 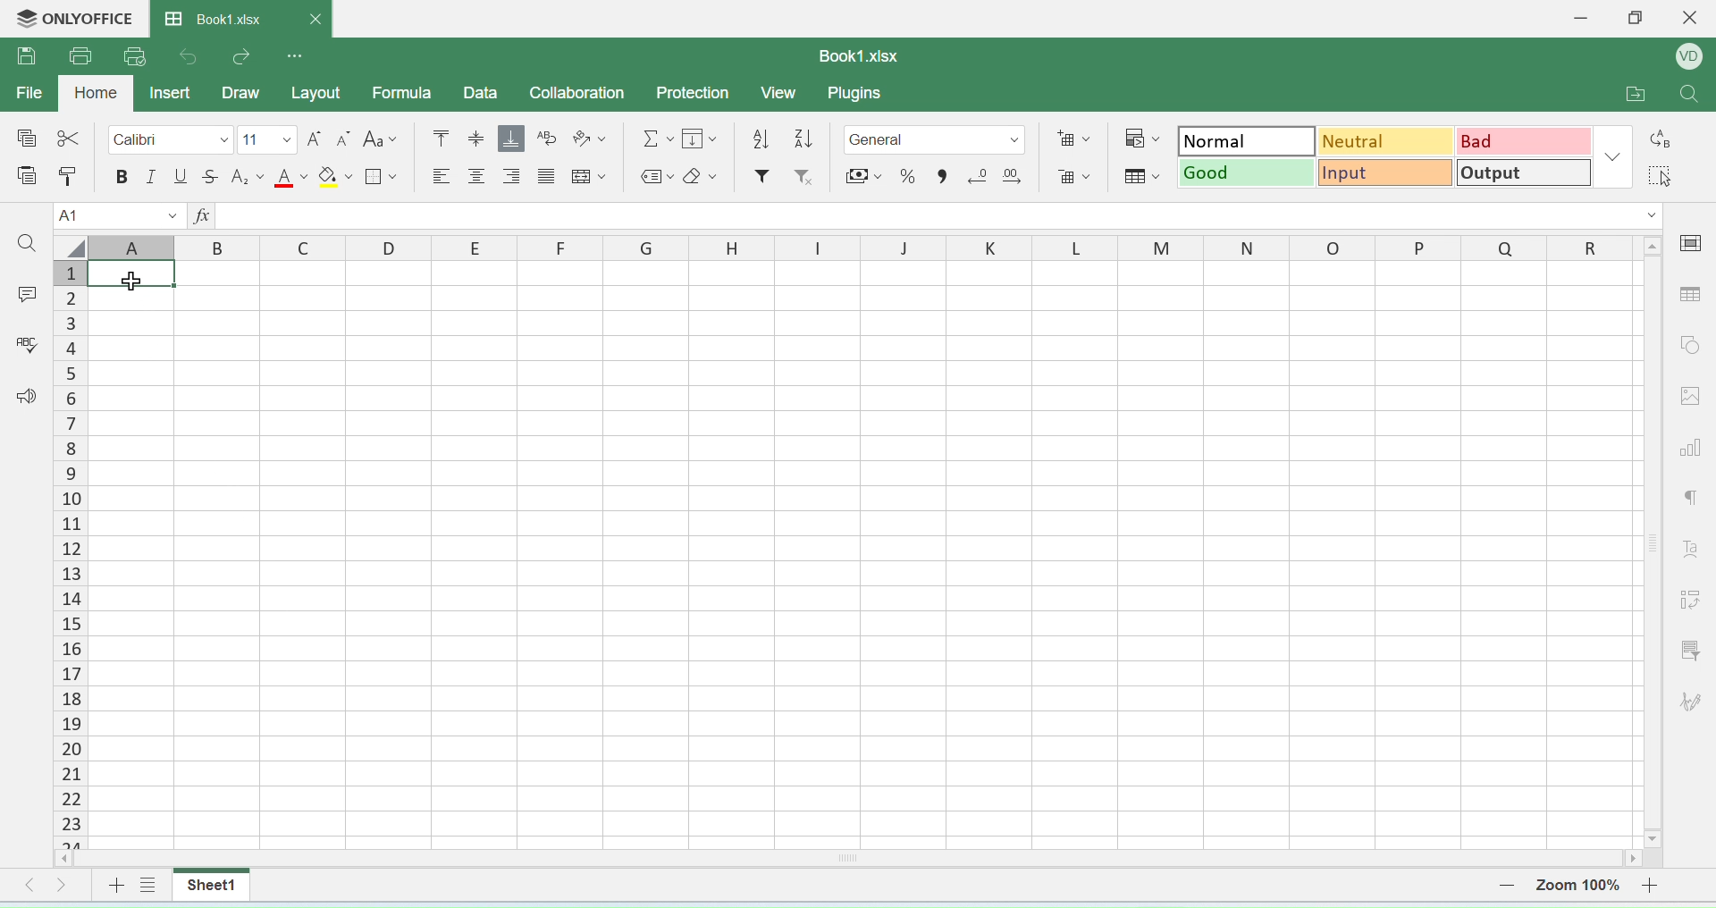 What do you see at coordinates (267, 139) in the screenshot?
I see `font size` at bounding box center [267, 139].